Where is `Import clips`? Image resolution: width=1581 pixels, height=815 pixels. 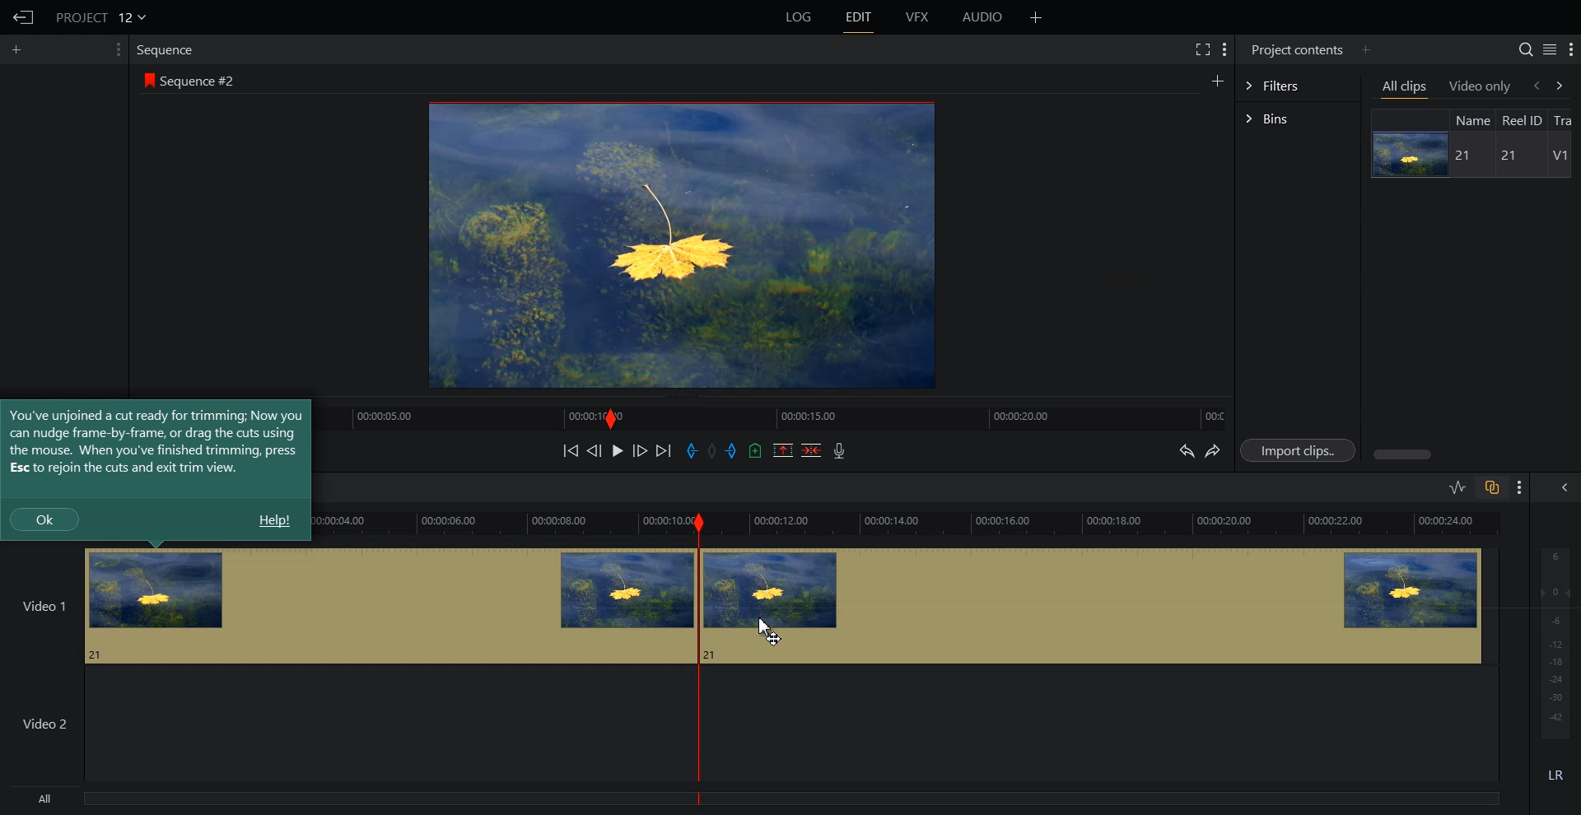
Import clips is located at coordinates (1297, 449).